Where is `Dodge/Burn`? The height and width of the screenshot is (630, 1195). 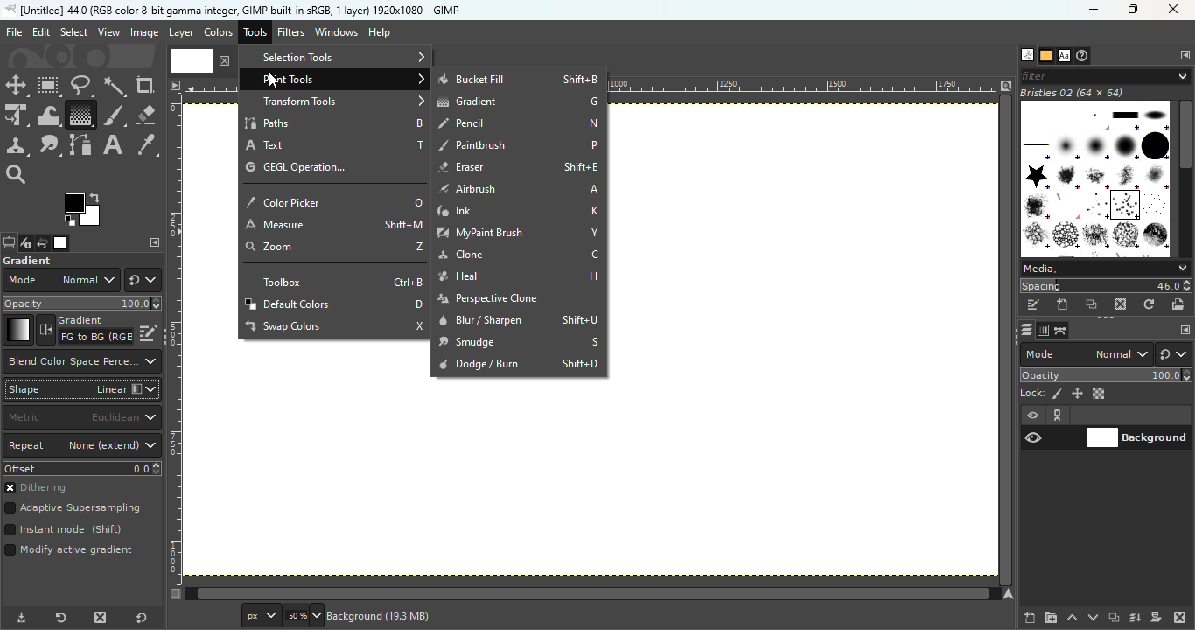
Dodge/Burn is located at coordinates (519, 362).